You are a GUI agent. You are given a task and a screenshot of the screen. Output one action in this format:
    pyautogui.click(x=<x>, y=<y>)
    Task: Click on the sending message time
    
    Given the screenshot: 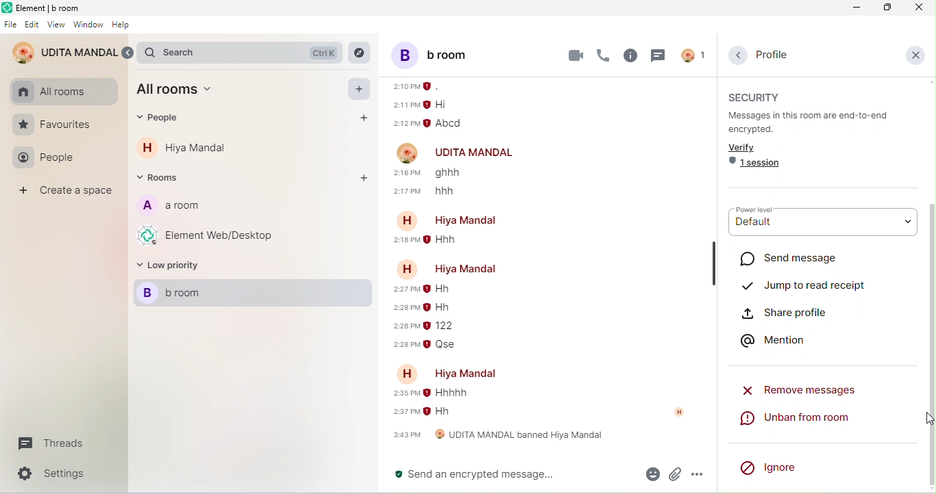 What is the action you would take?
    pyautogui.click(x=404, y=242)
    